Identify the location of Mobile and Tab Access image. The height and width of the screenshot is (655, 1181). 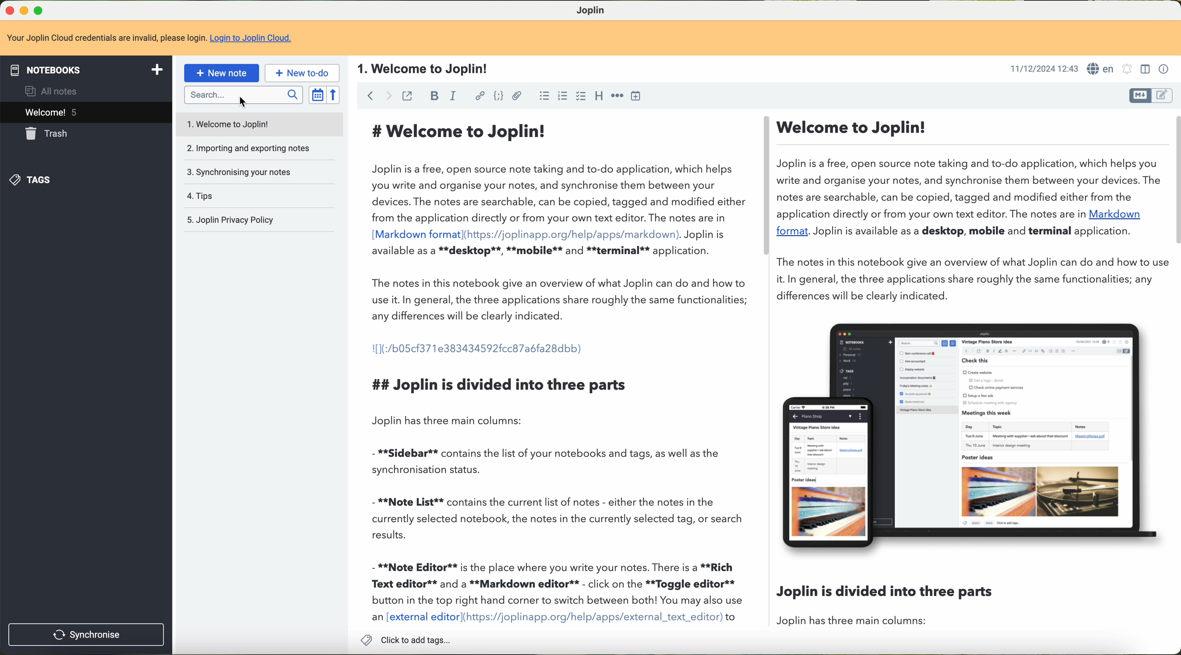
(978, 439).